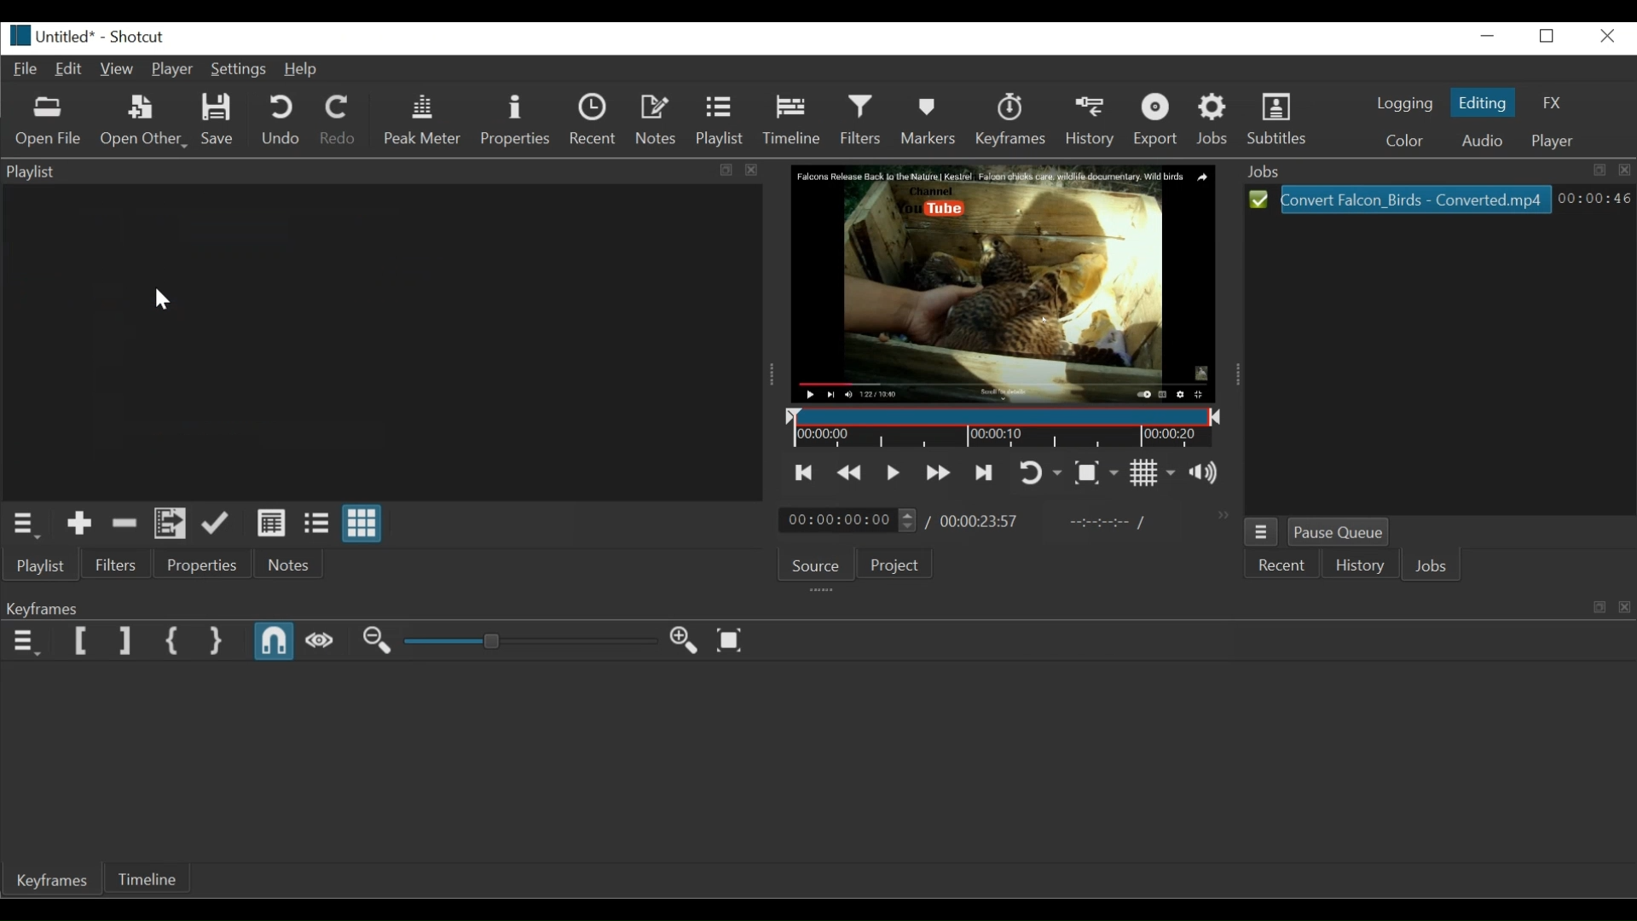  I want to click on View as icons, so click(361, 525).